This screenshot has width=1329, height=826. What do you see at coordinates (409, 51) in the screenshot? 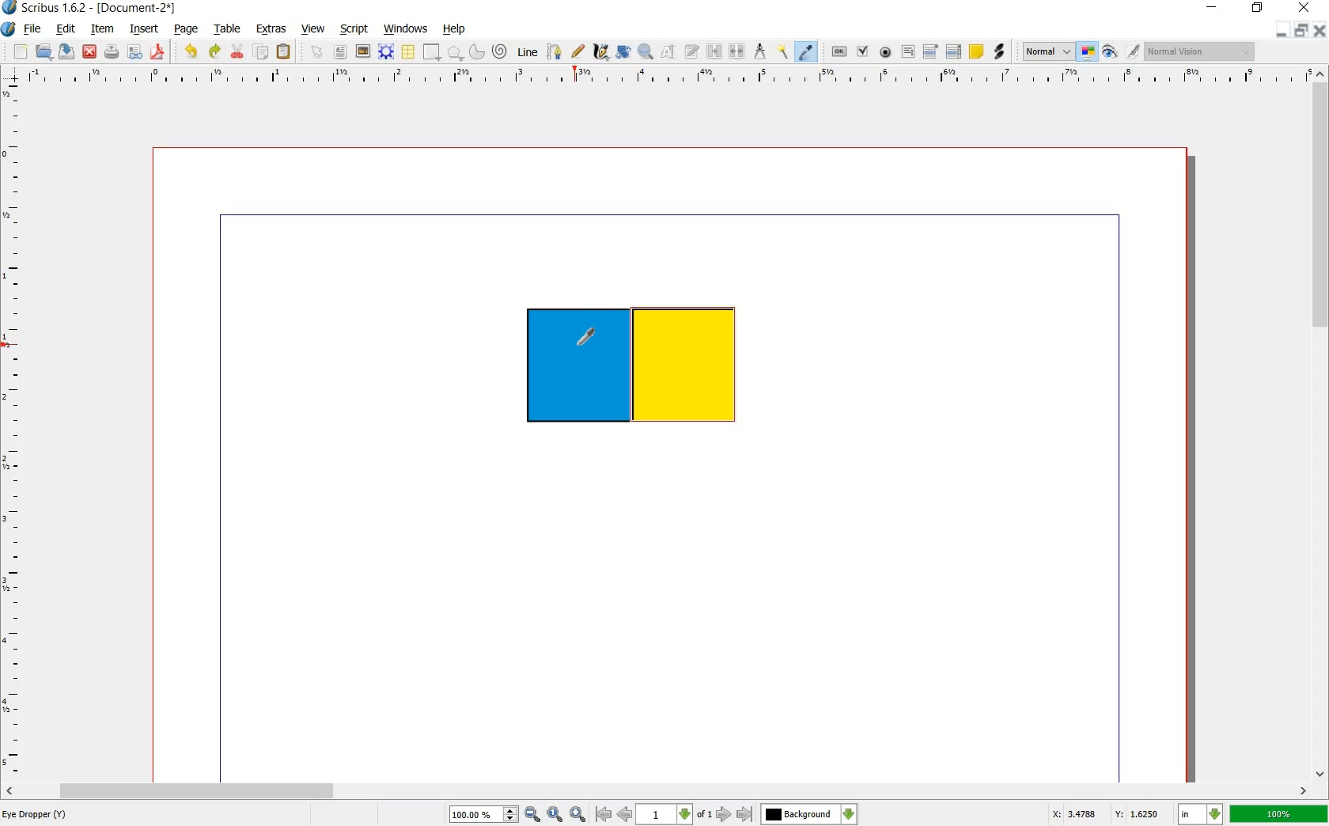
I see `table` at bounding box center [409, 51].